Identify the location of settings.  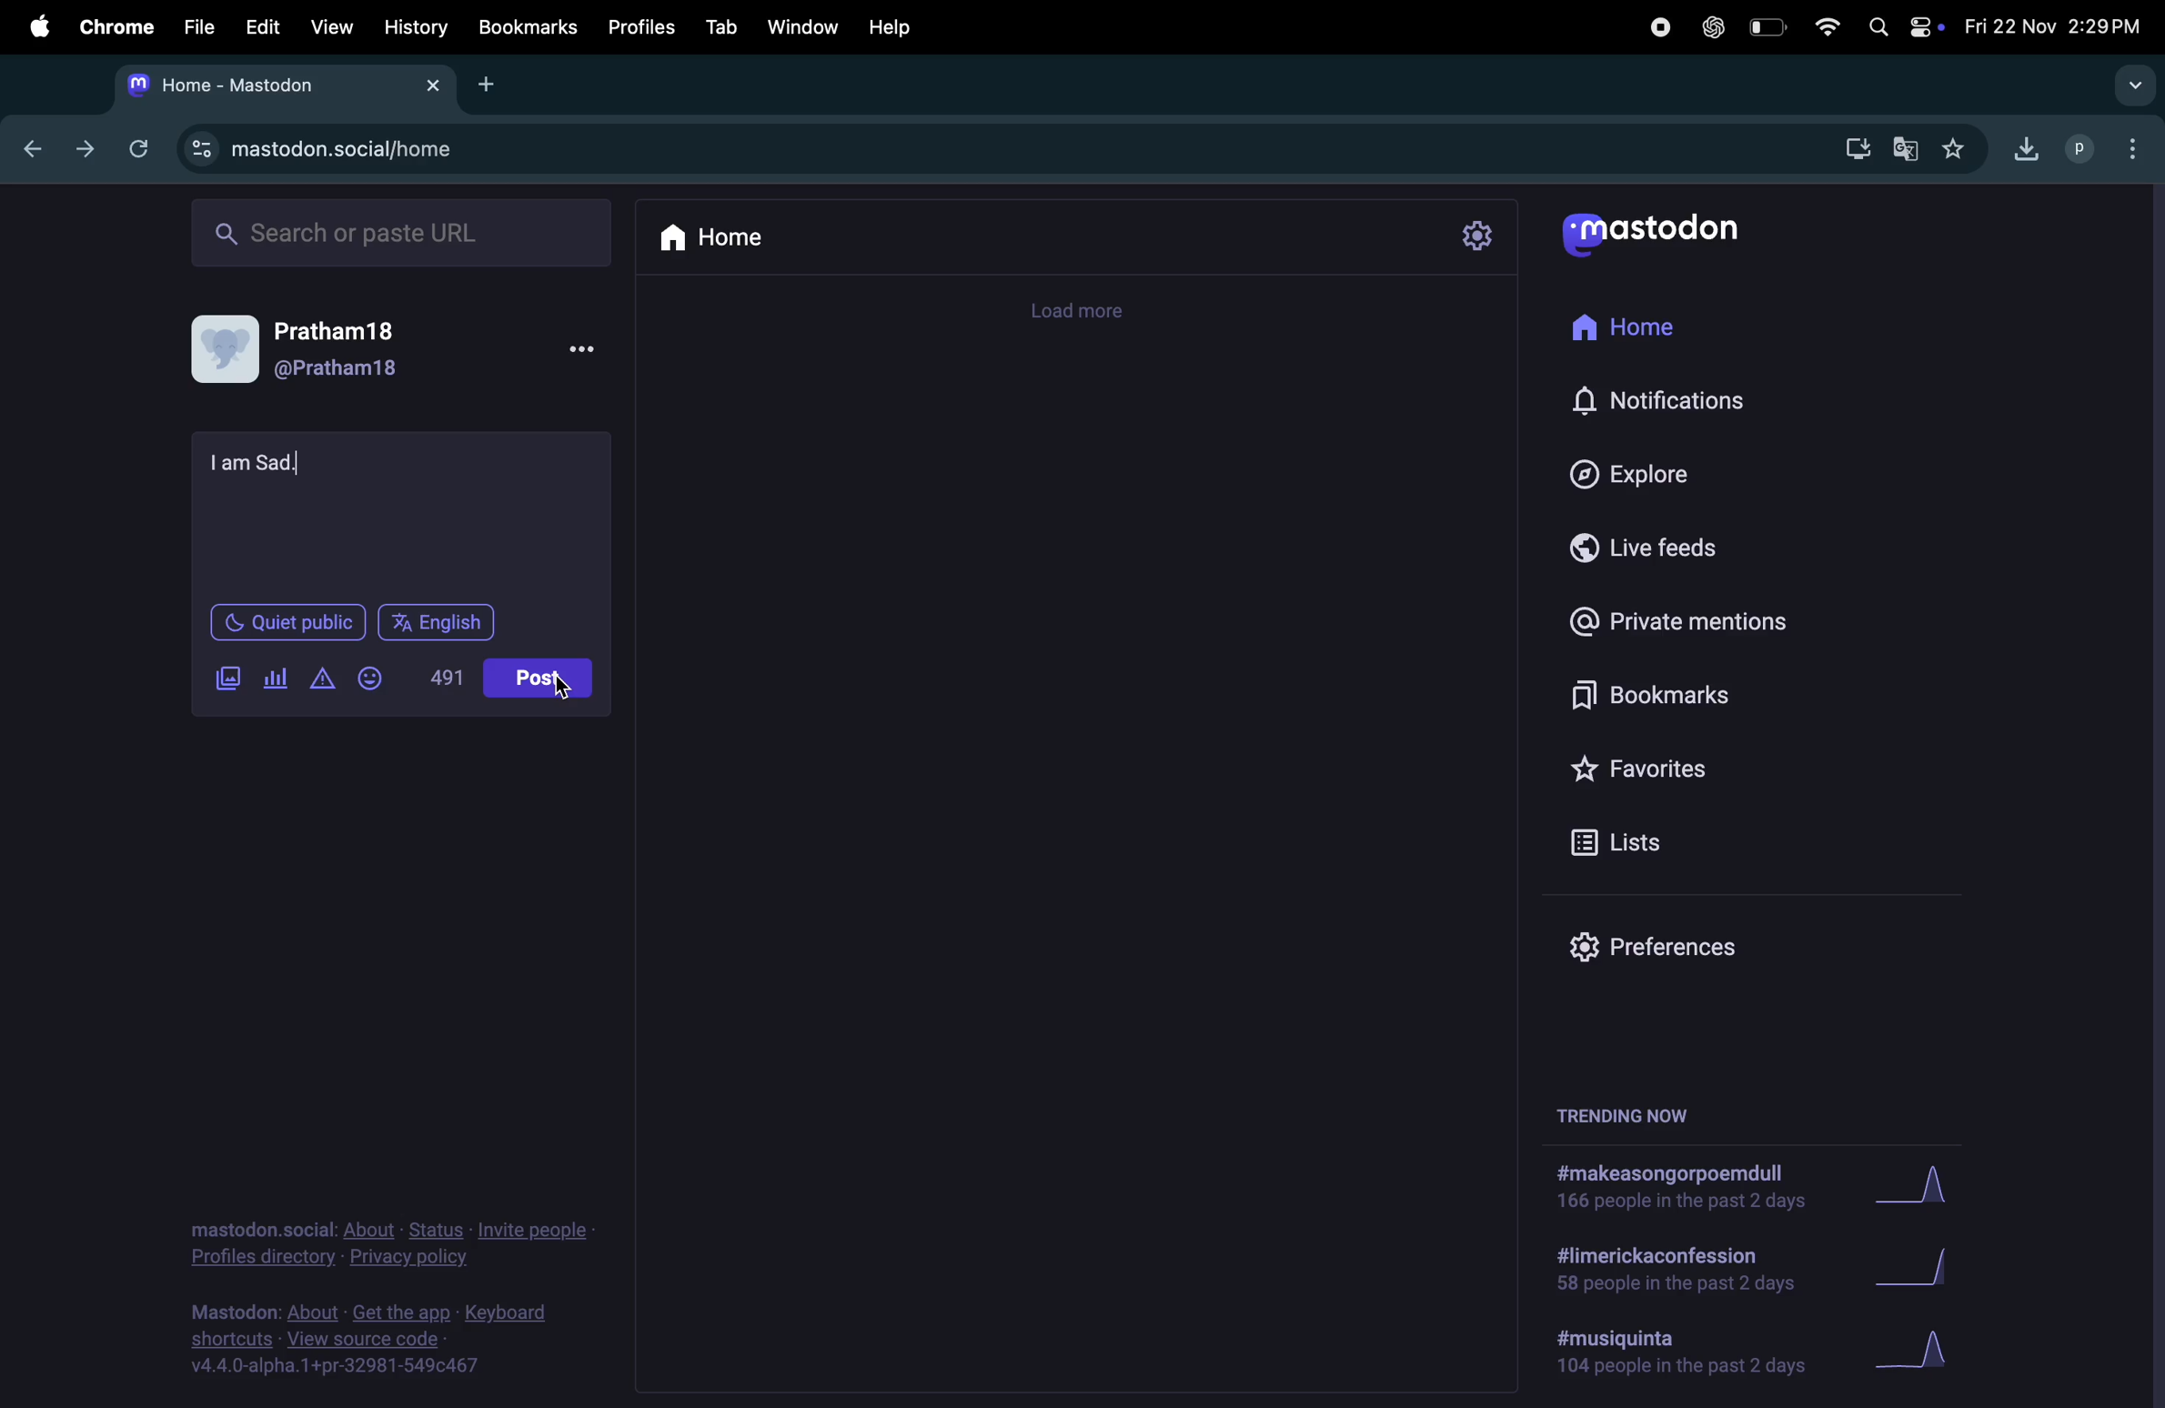
(1476, 236).